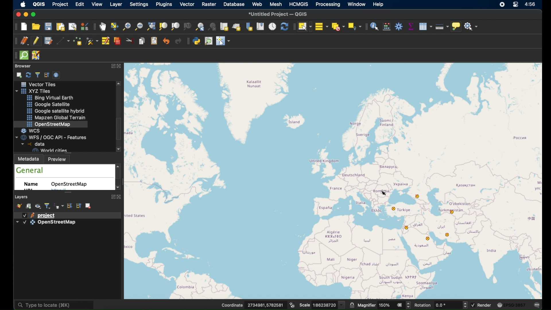 This screenshot has height=310, width=551. I want to click on show spatial bookmarks, so click(261, 26).